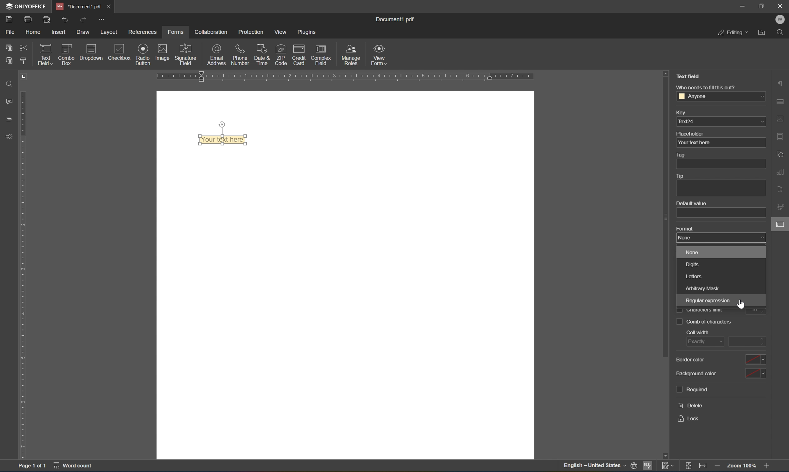  I want to click on comment, so click(8, 101).